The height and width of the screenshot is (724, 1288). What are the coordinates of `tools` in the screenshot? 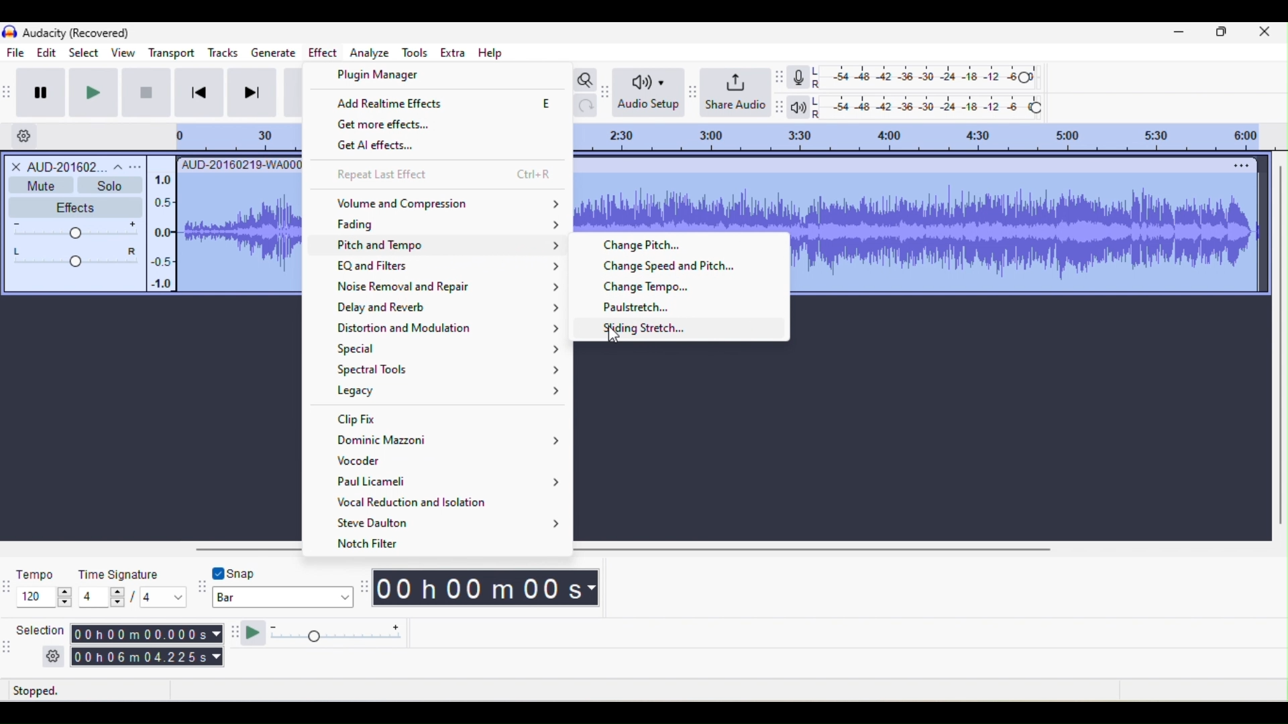 It's located at (419, 54).